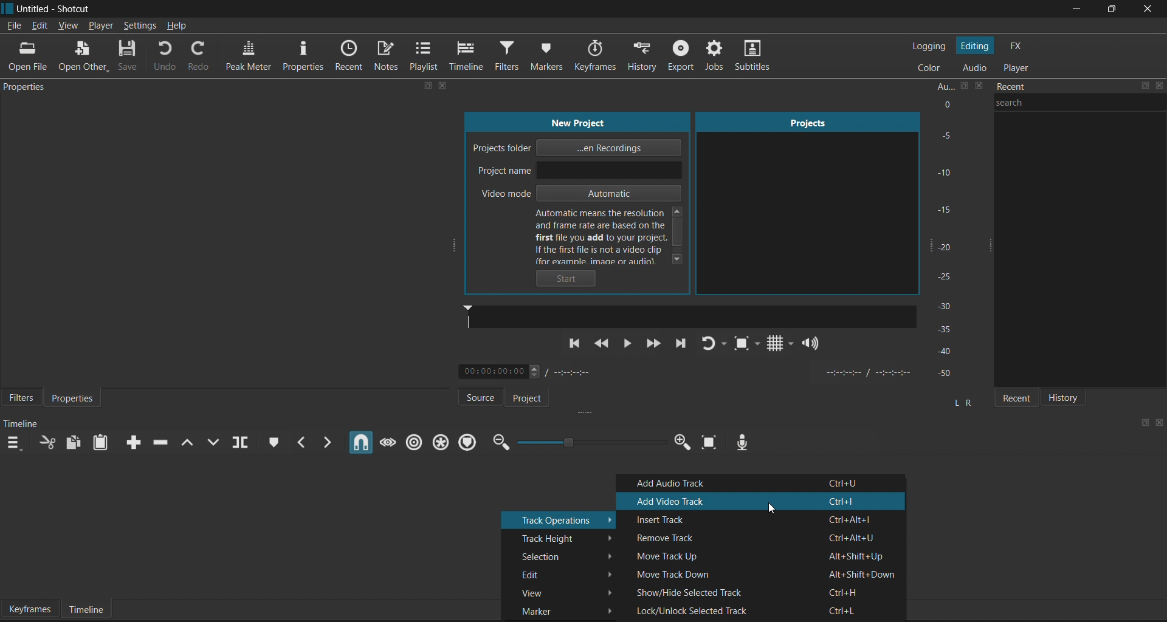 The width and height of the screenshot is (1167, 622). Describe the element at coordinates (652, 343) in the screenshot. I see `Fast Forward` at that location.